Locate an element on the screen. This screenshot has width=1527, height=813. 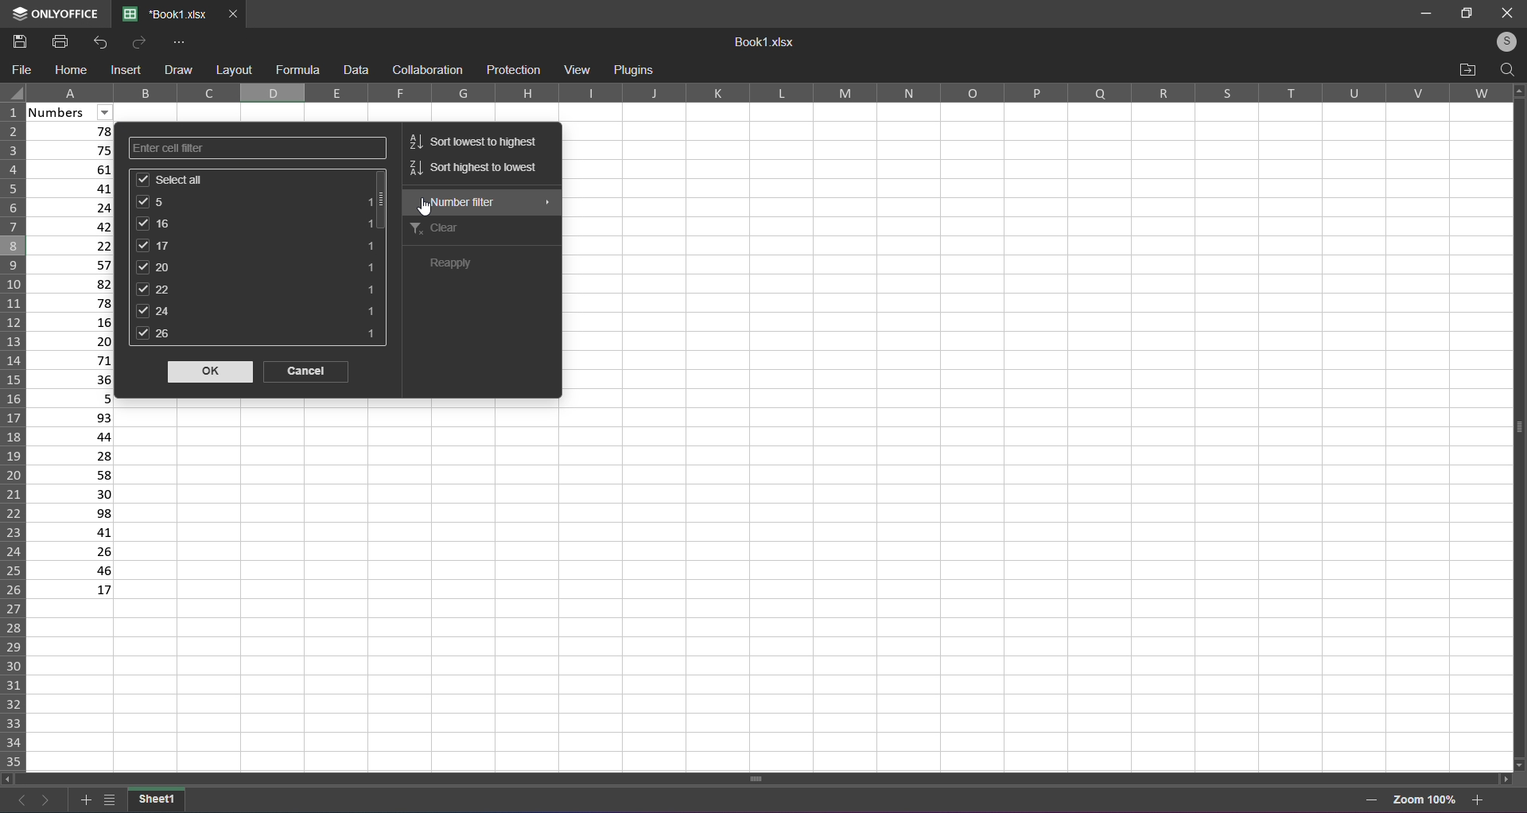
horizontal scroll bar is located at coordinates (762, 776).